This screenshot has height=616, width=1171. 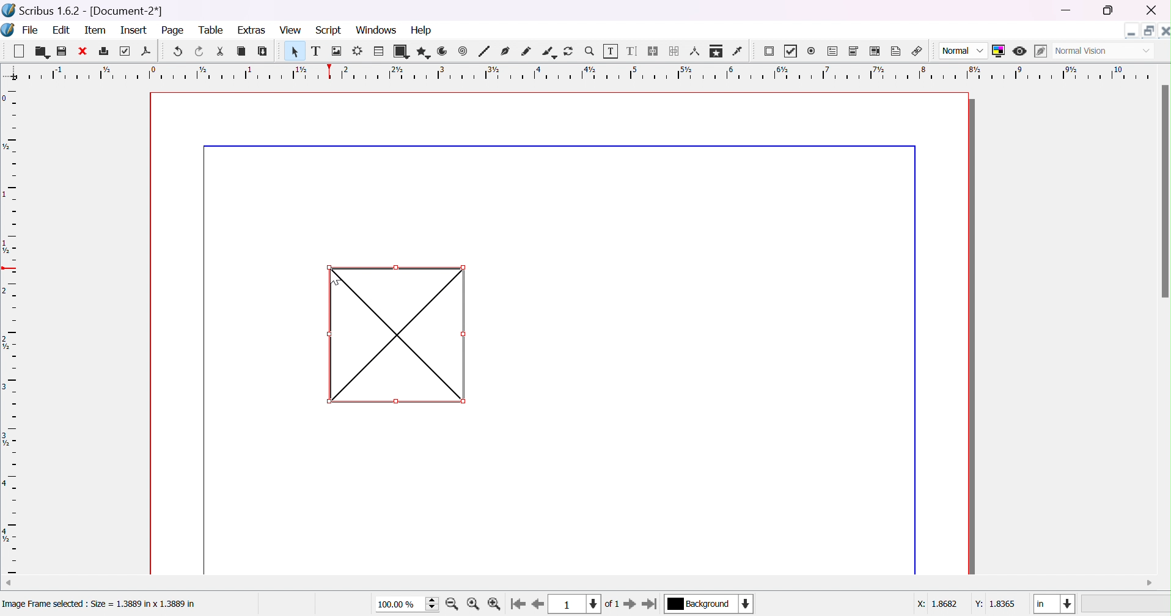 What do you see at coordinates (629, 604) in the screenshot?
I see `go to next page` at bounding box center [629, 604].